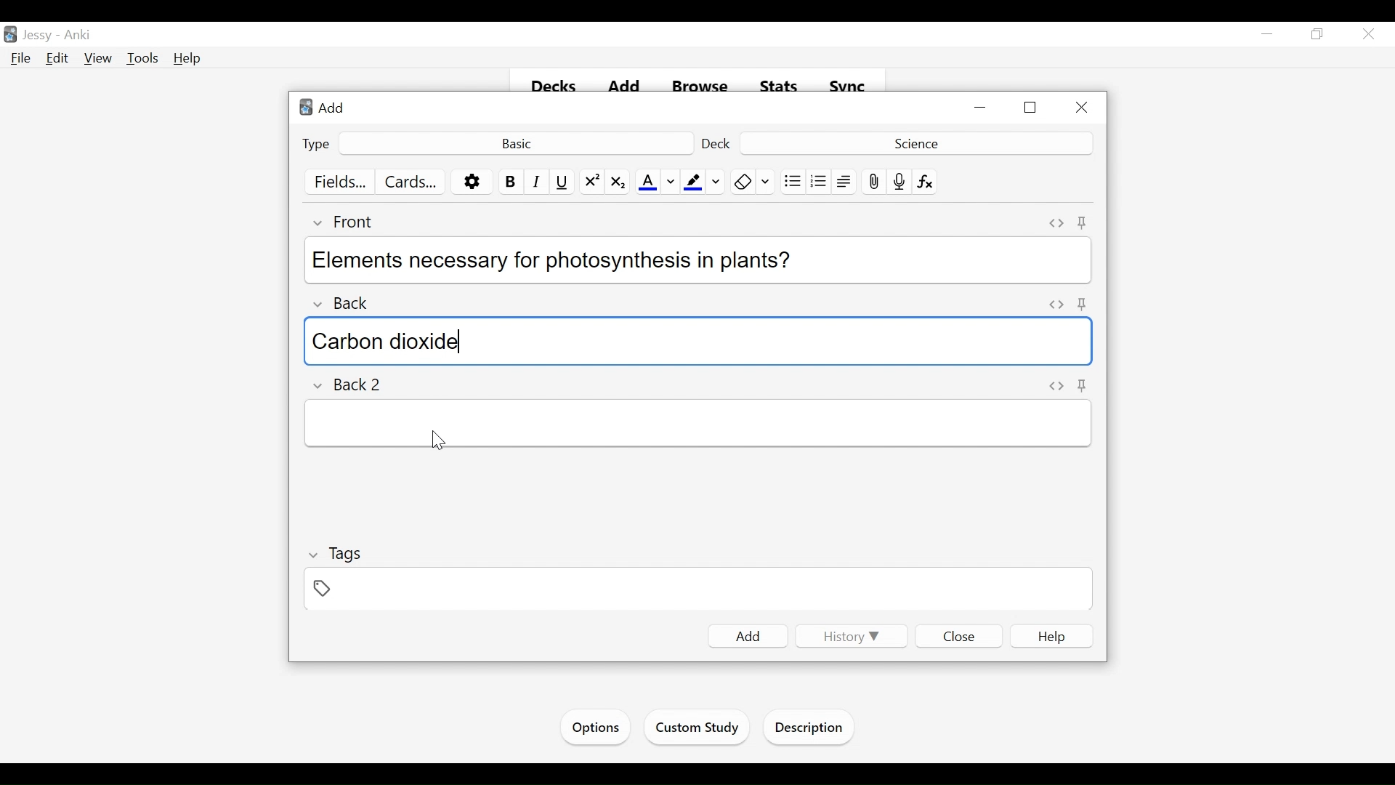 The height and width of the screenshot is (785, 1395). What do you see at coordinates (899, 182) in the screenshot?
I see `Record Audio` at bounding box center [899, 182].